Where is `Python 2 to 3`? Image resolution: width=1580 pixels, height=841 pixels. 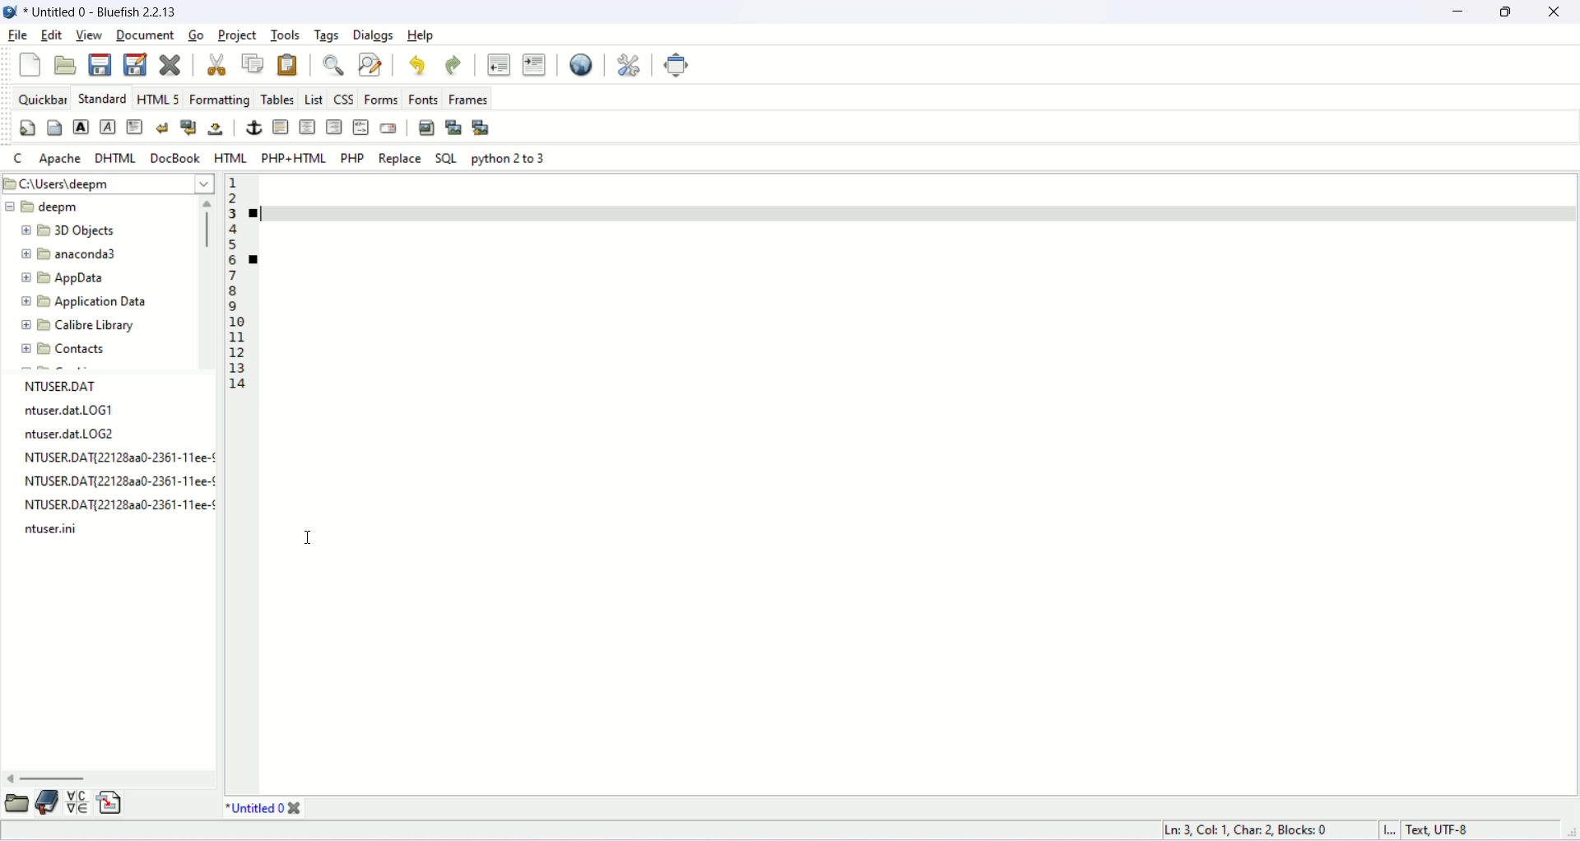 Python 2 to 3 is located at coordinates (510, 158).